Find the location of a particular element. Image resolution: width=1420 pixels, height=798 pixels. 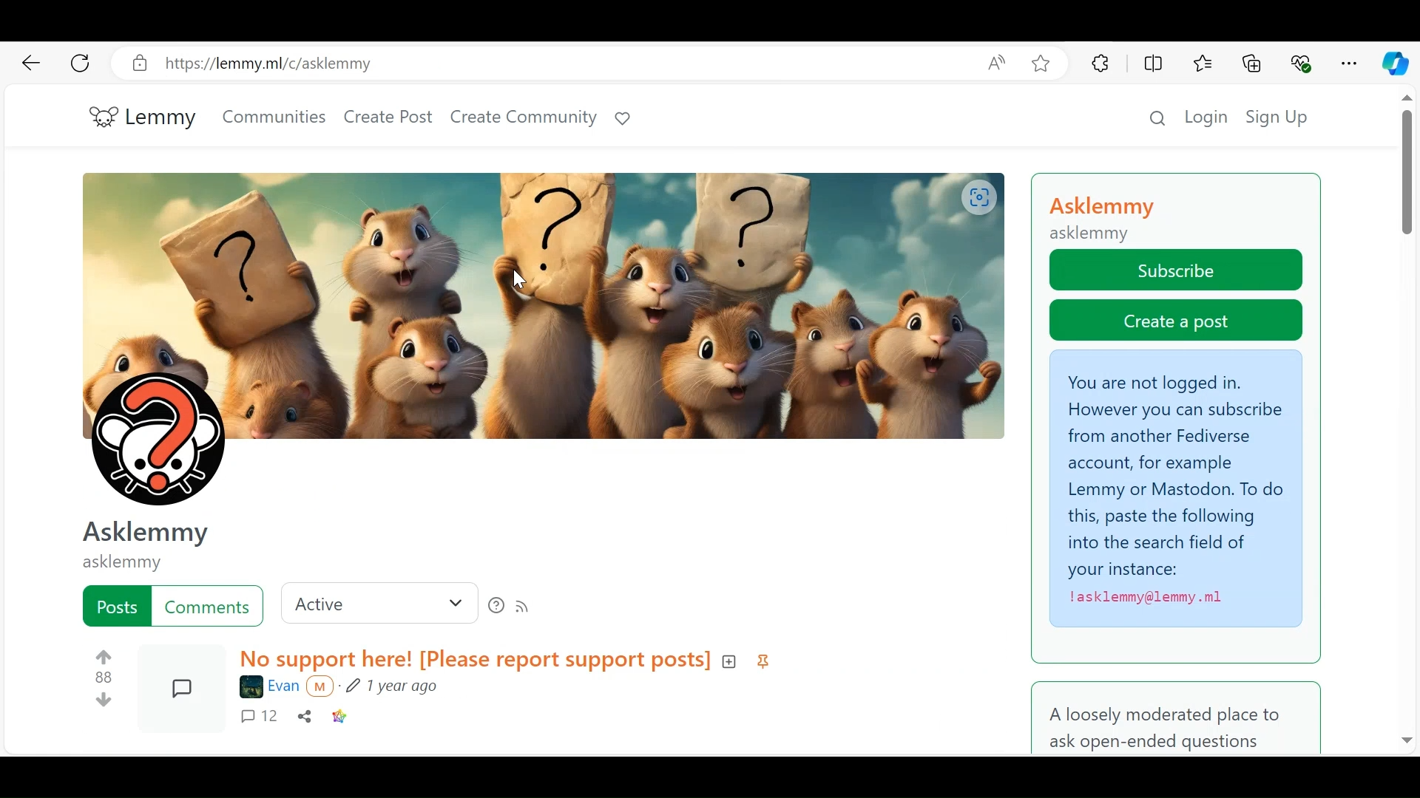

 is located at coordinates (1410, 100).